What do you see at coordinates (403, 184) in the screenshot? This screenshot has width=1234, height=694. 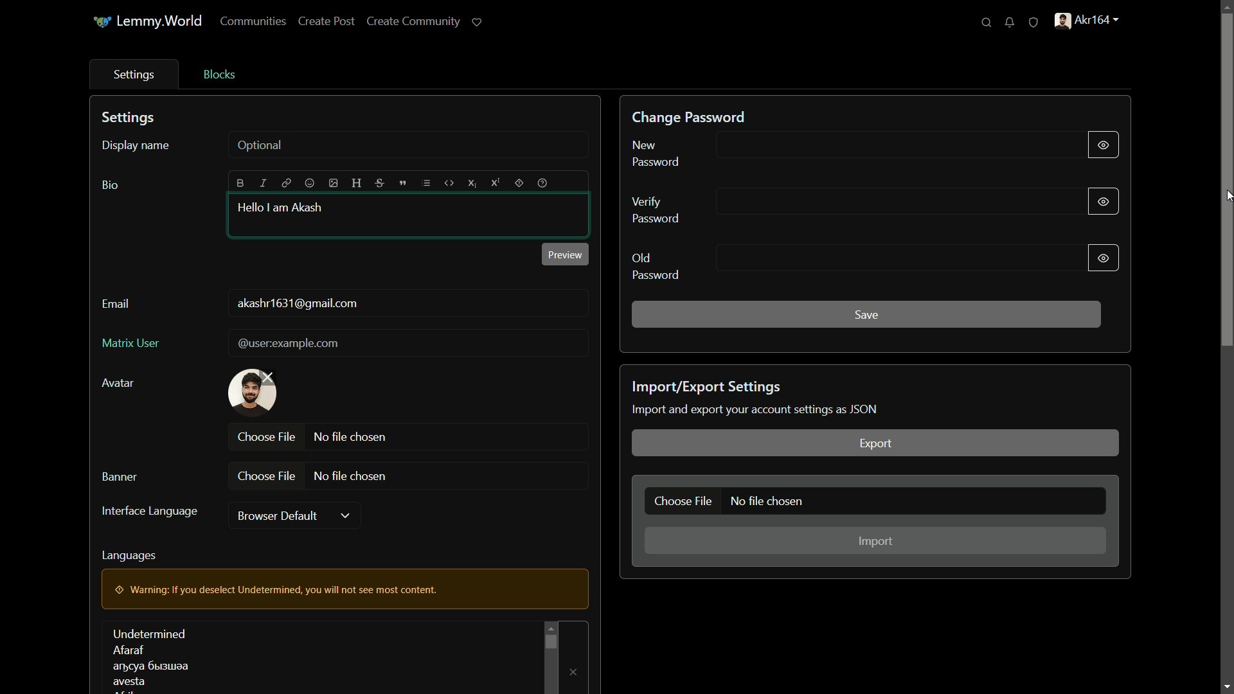 I see `quote` at bounding box center [403, 184].